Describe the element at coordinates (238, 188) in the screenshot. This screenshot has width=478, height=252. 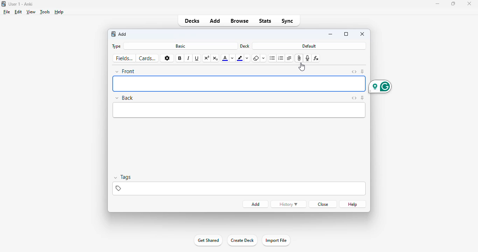
I see `add tags` at that location.